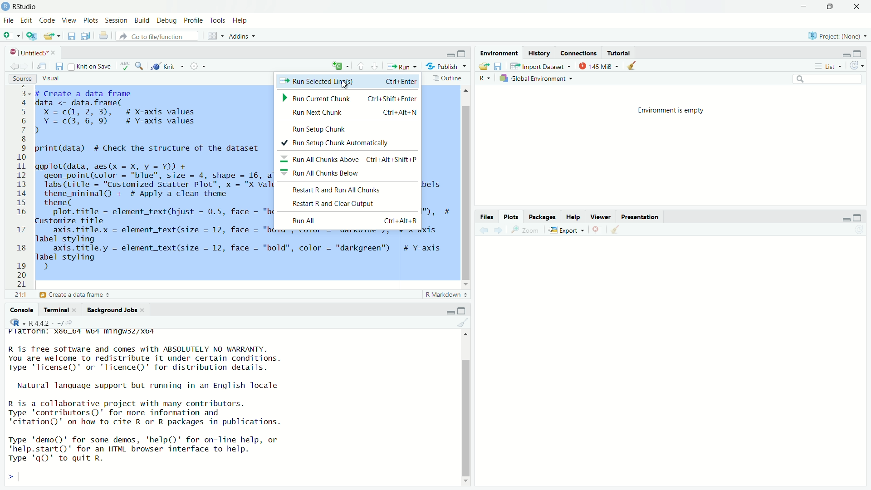  I want to click on Minimize, so click(451, 313).